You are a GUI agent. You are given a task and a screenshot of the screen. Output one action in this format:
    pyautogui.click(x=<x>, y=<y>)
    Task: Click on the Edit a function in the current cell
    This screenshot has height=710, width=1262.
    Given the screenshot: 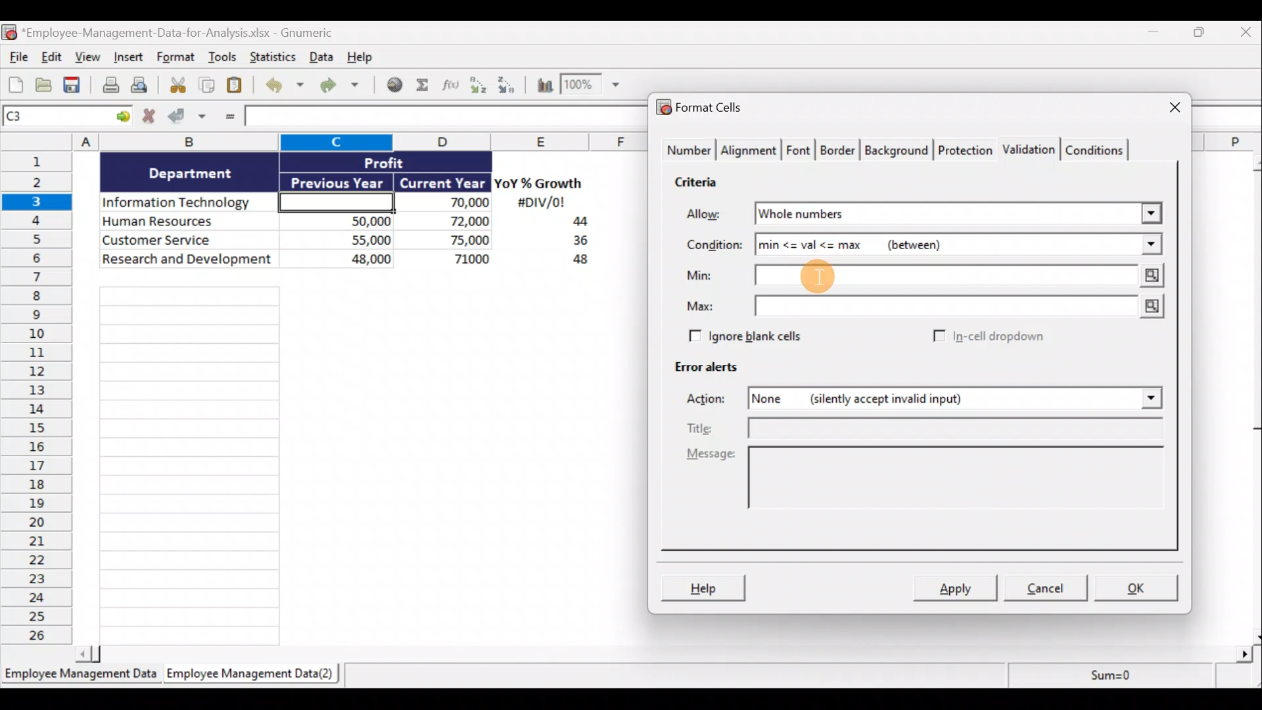 What is the action you would take?
    pyautogui.click(x=452, y=84)
    